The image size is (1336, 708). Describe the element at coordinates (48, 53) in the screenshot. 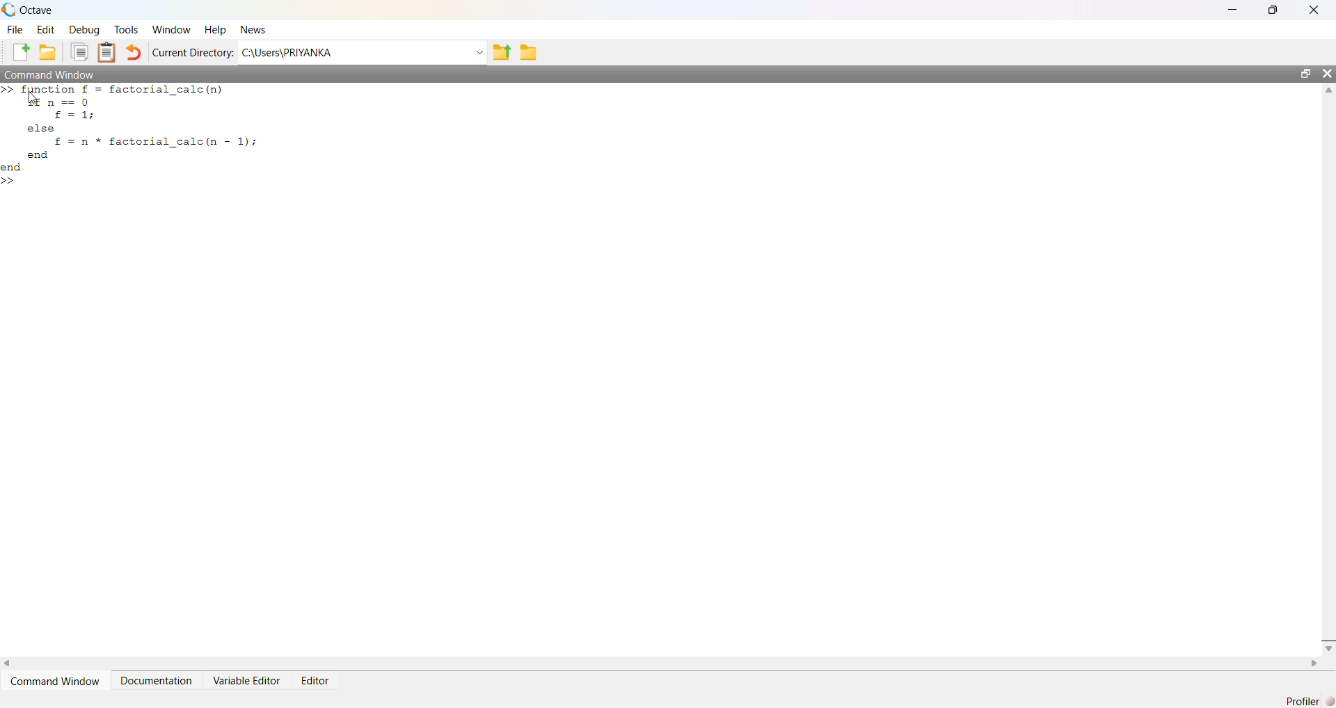

I see `add folder` at that location.